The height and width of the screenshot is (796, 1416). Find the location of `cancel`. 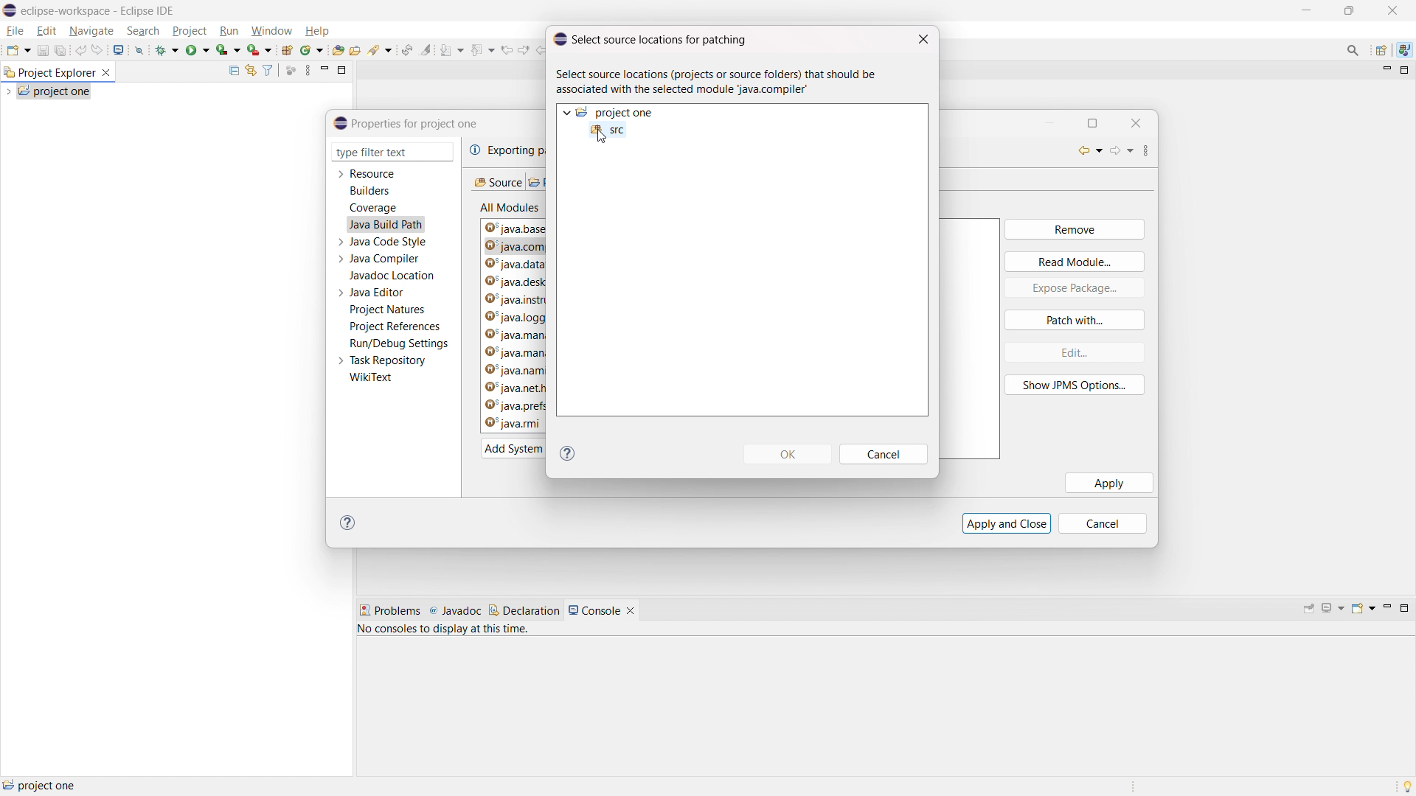

cancel is located at coordinates (1109, 523).